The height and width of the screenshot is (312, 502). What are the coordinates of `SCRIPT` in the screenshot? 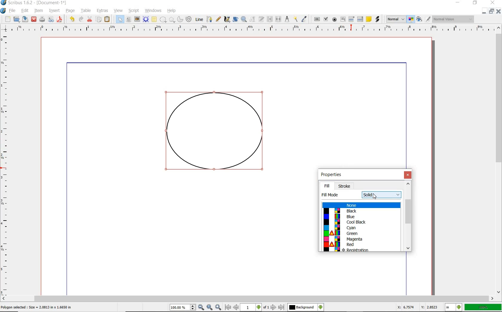 It's located at (133, 10).